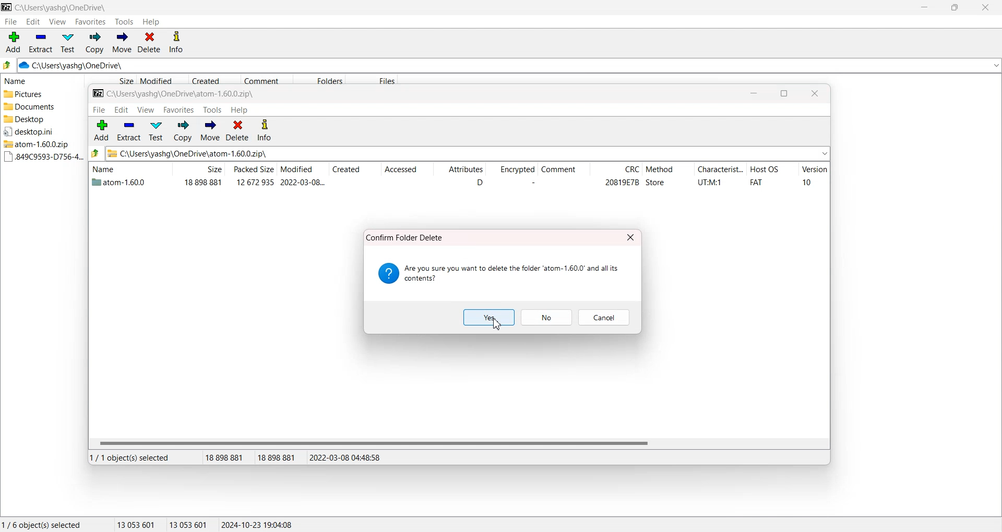 The height and width of the screenshot is (532, 1002). What do you see at coordinates (7, 7) in the screenshot?
I see `Logo` at bounding box center [7, 7].